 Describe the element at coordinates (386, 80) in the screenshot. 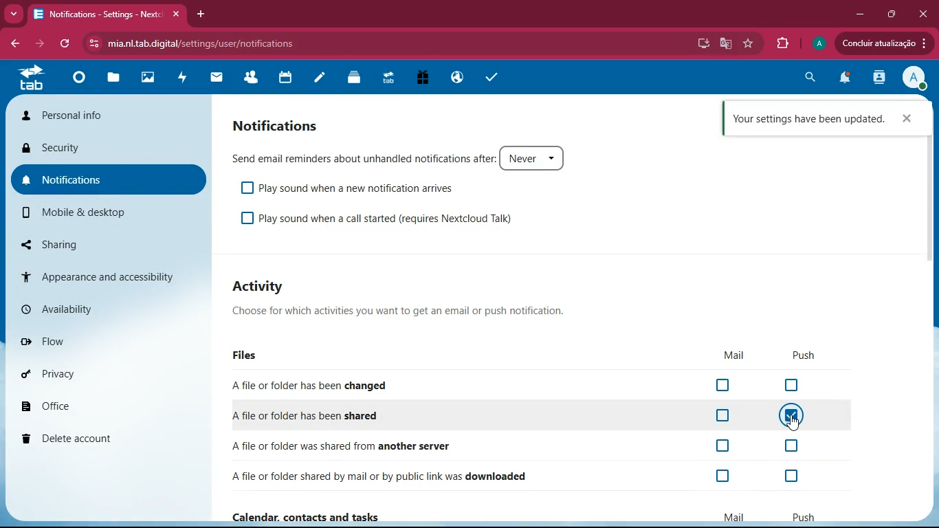

I see `tab` at that location.